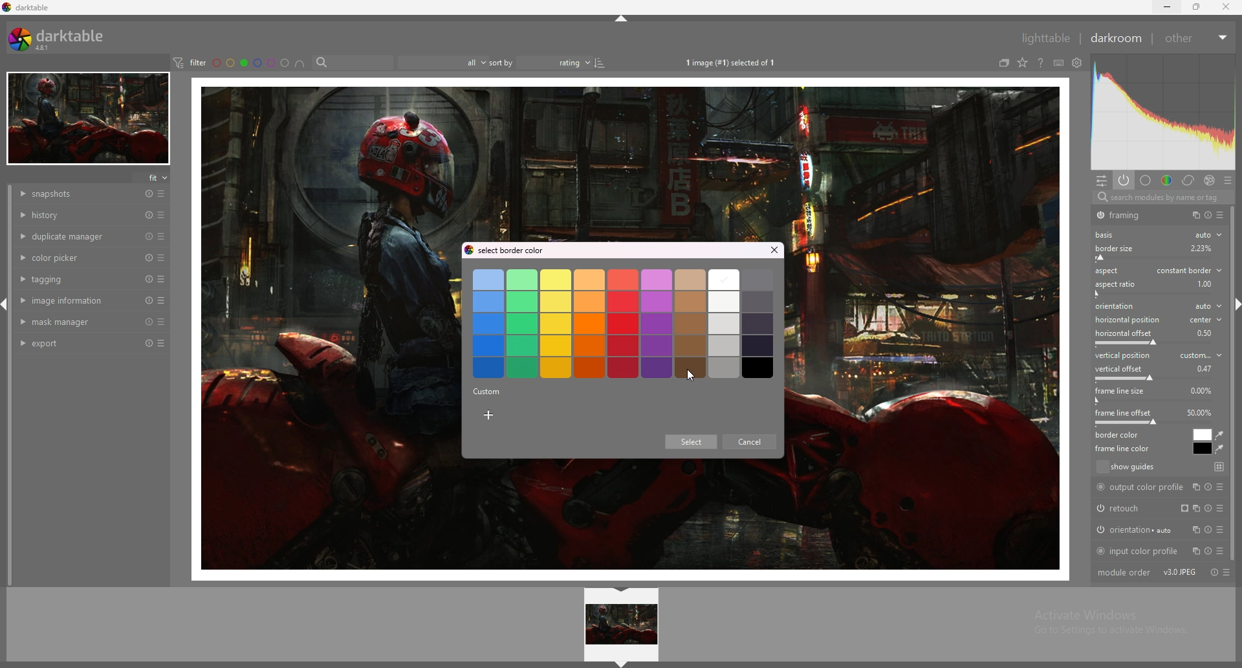  I want to click on module order, so click(1124, 573).